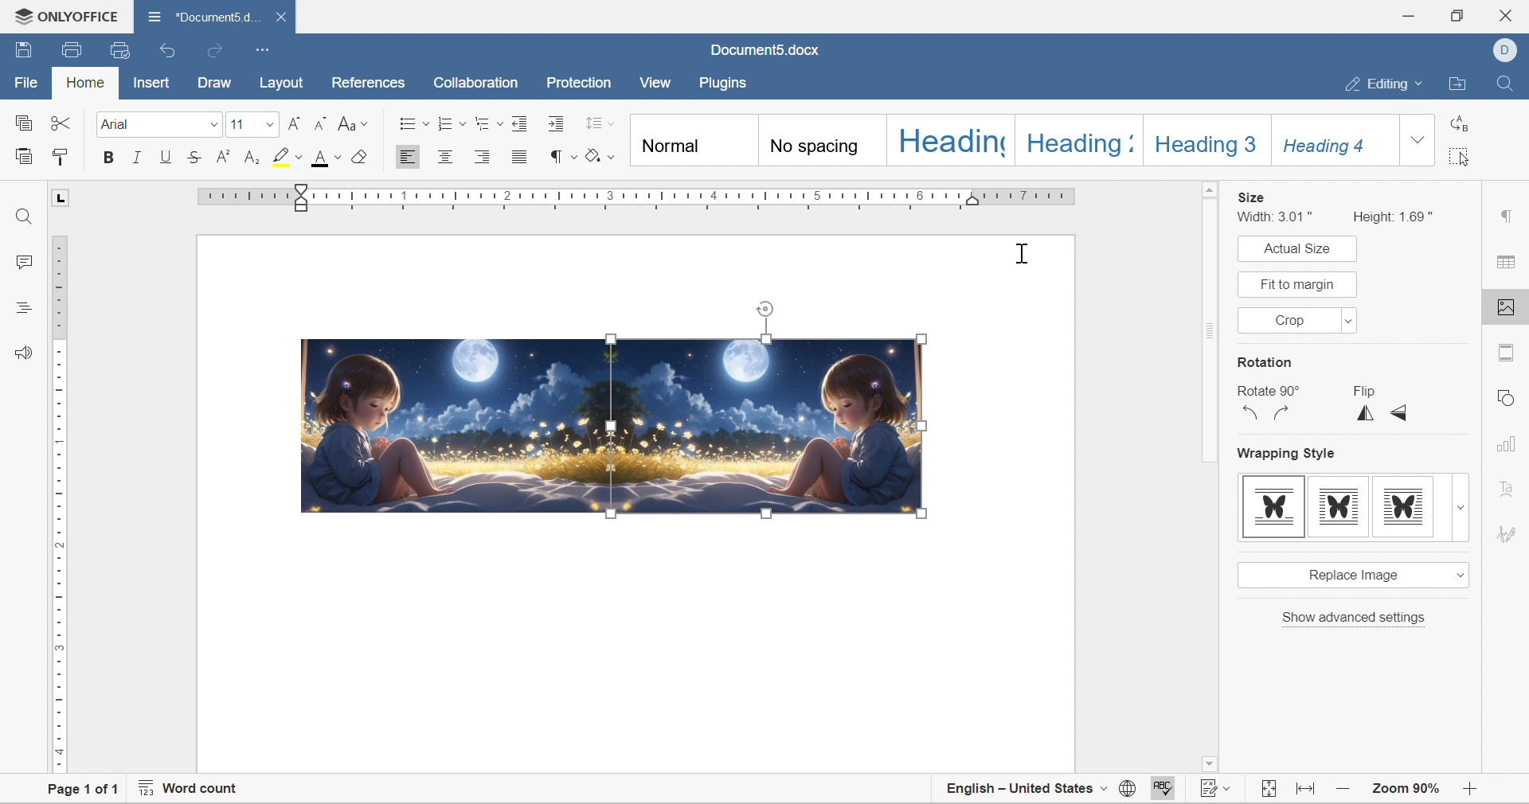 Image resolution: width=1529 pixels, height=804 pixels. What do you see at coordinates (359, 156) in the screenshot?
I see `clear style` at bounding box center [359, 156].